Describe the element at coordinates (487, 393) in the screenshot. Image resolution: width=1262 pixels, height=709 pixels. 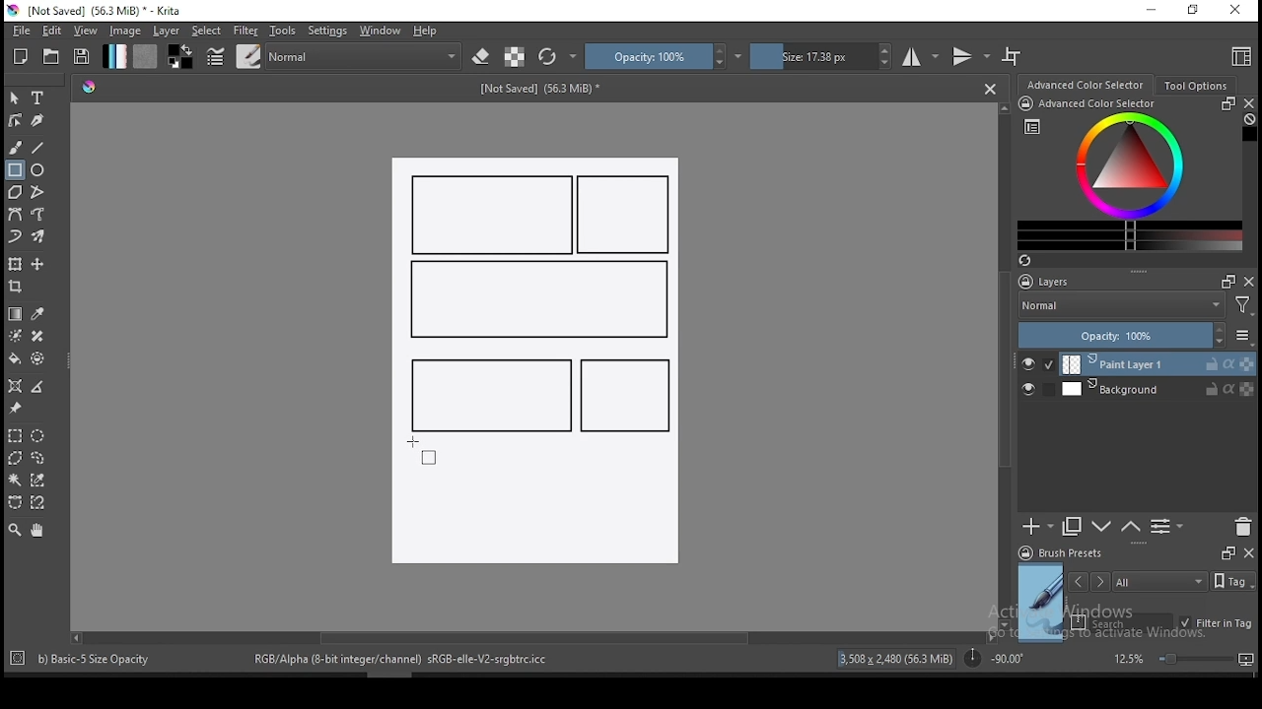
I see `new rectangle` at that location.